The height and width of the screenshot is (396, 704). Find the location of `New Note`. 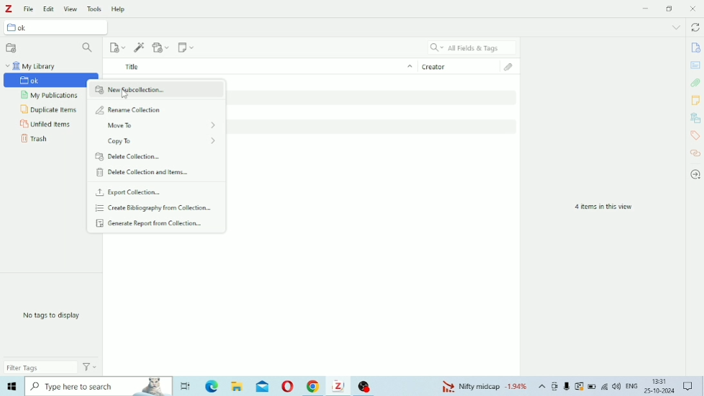

New Note is located at coordinates (186, 47).